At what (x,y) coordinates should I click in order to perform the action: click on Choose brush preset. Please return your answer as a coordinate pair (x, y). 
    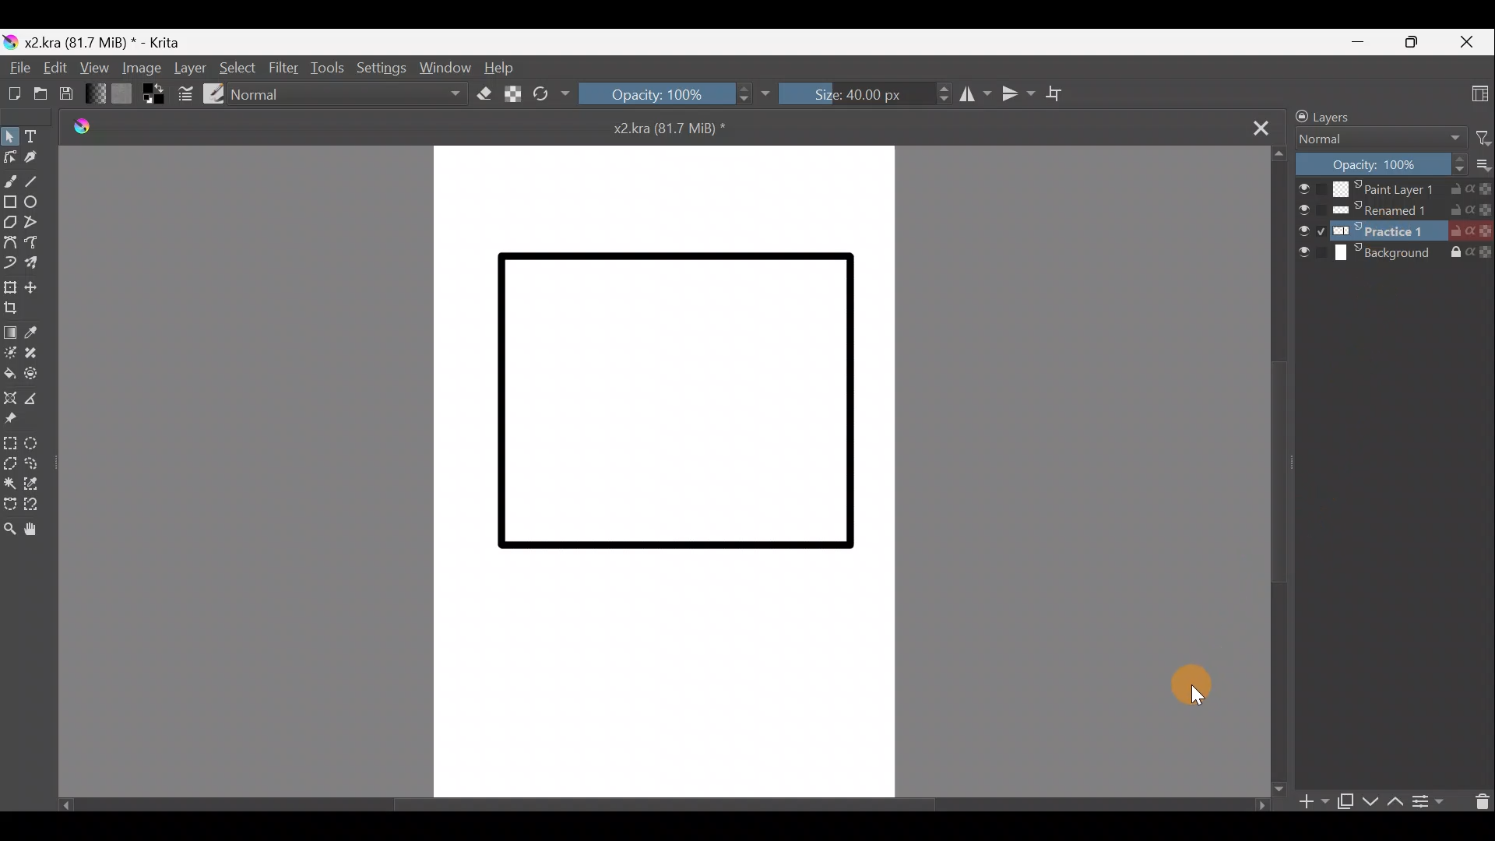
    Looking at the image, I should click on (216, 95).